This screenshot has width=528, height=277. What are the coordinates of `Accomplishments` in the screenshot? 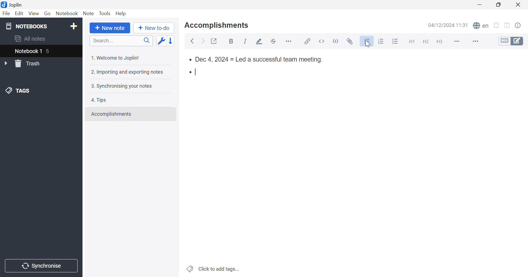 It's located at (217, 25).